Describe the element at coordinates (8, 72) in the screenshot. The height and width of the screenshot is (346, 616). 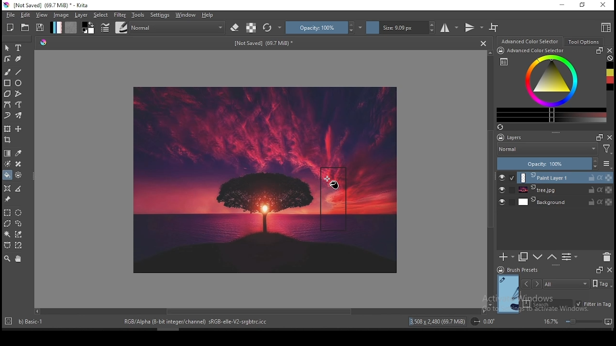
I see `brush tool` at that location.